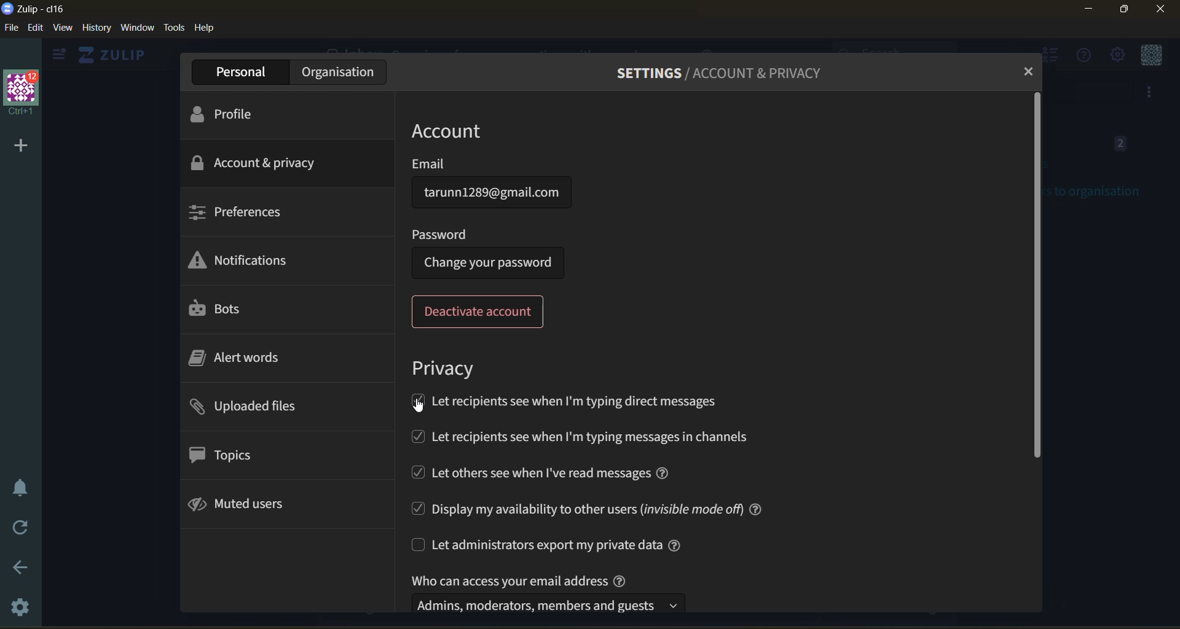  Describe the element at coordinates (96, 29) in the screenshot. I see `history` at that location.